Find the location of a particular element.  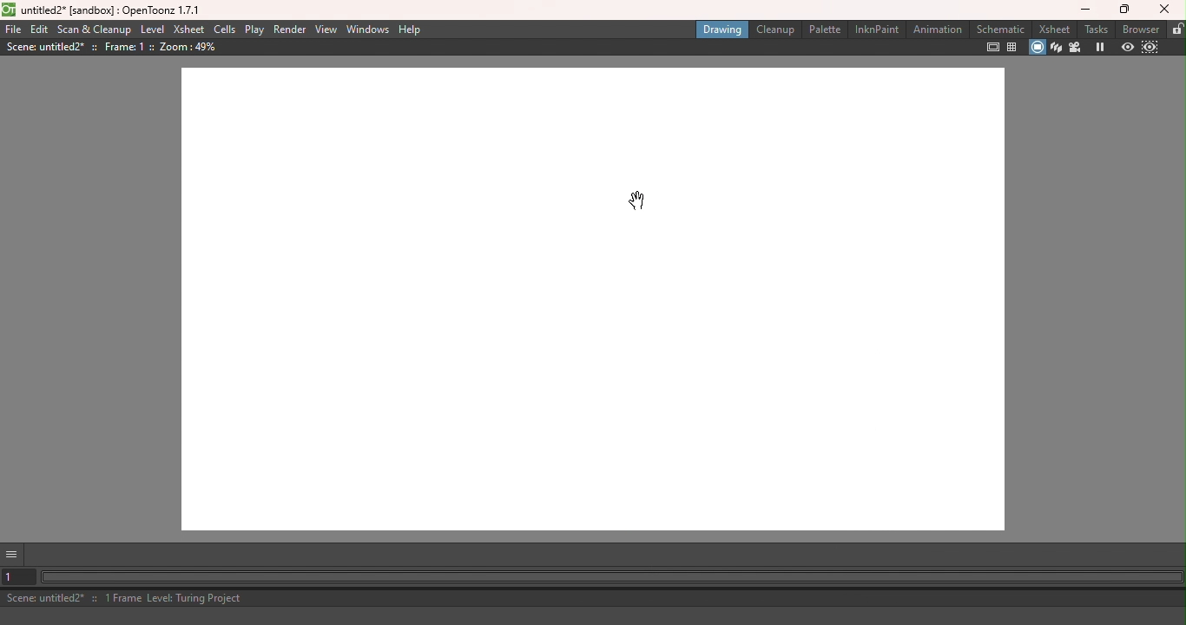

Windows is located at coordinates (369, 30).